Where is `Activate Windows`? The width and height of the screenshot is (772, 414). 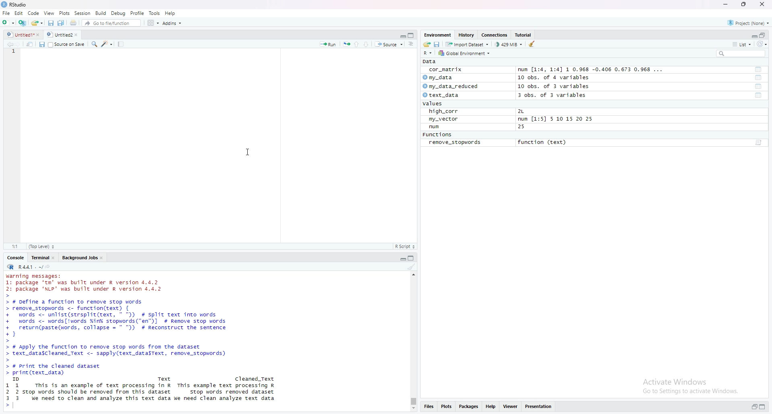 Activate Windows is located at coordinates (673, 380).